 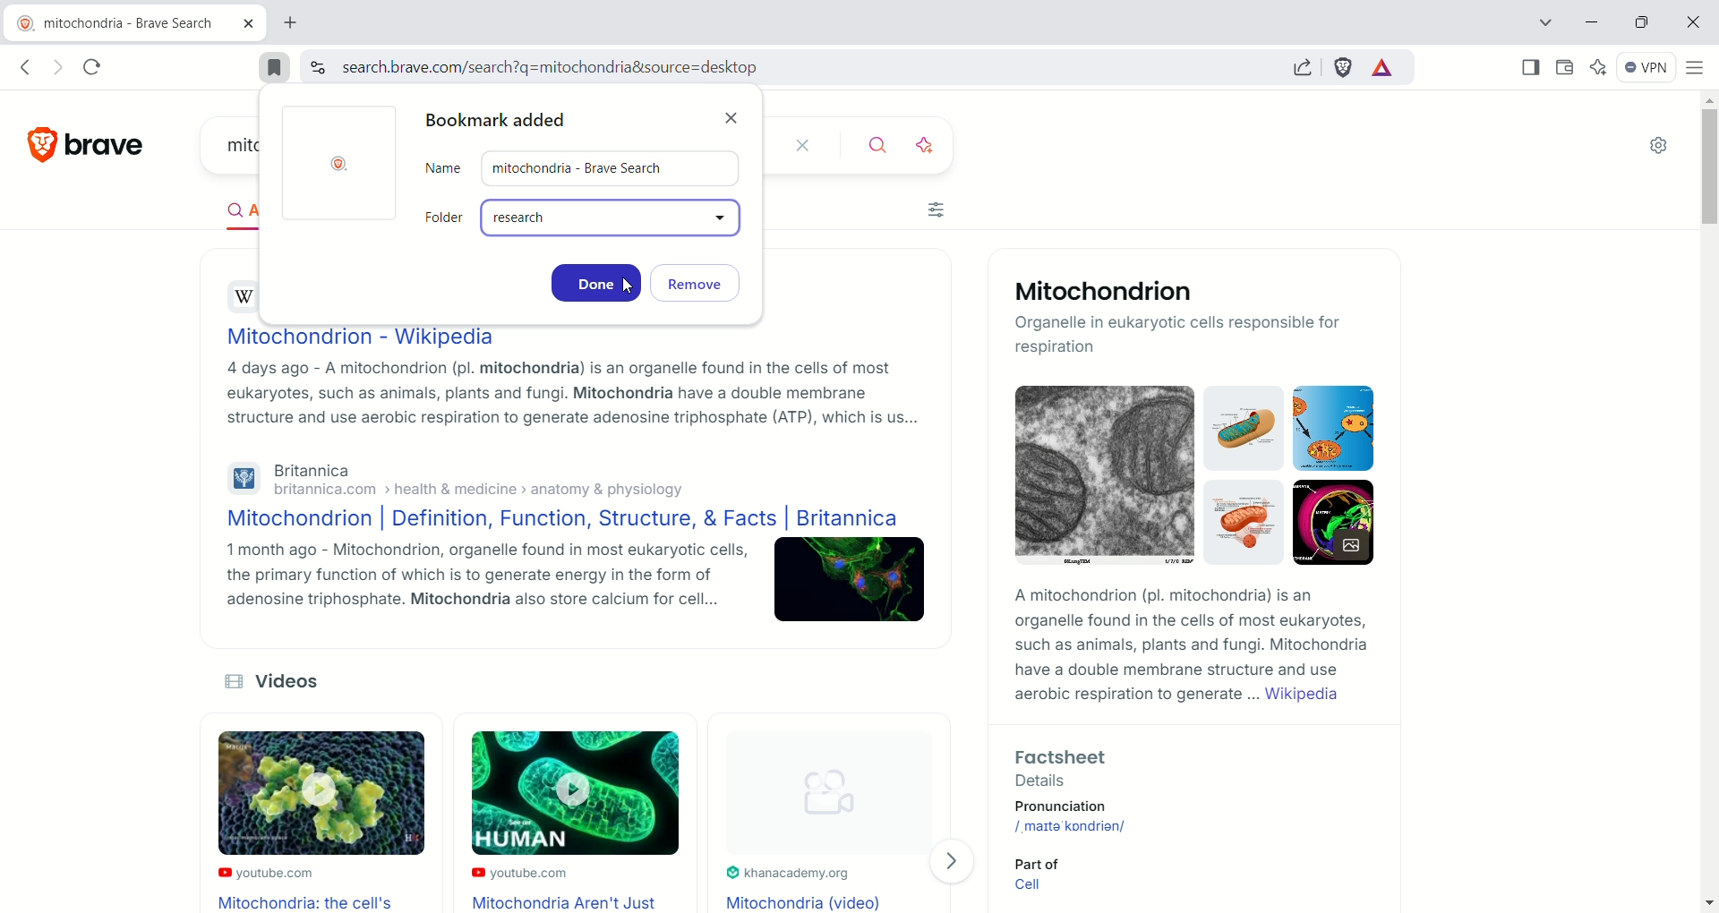 I want to click on leo AI, so click(x=1604, y=67).